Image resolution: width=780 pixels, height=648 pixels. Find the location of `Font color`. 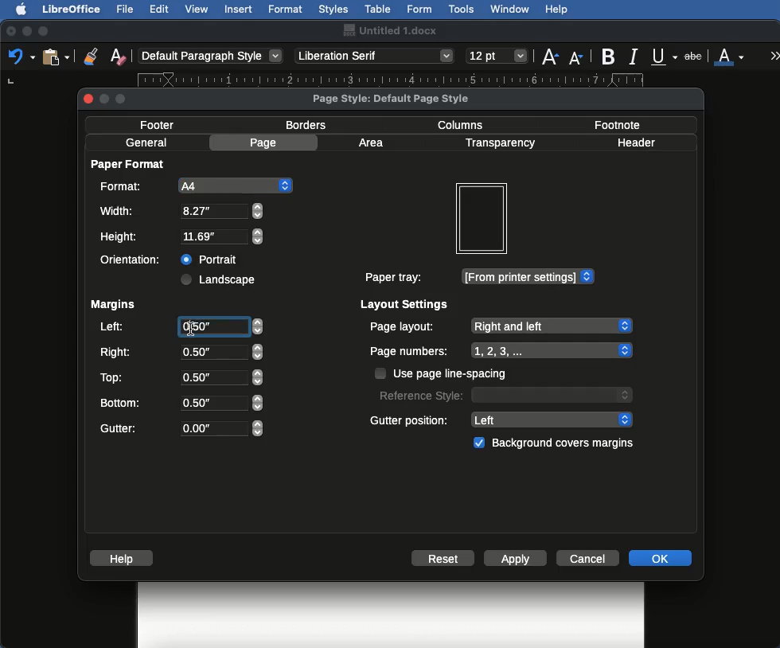

Font color is located at coordinates (730, 55).